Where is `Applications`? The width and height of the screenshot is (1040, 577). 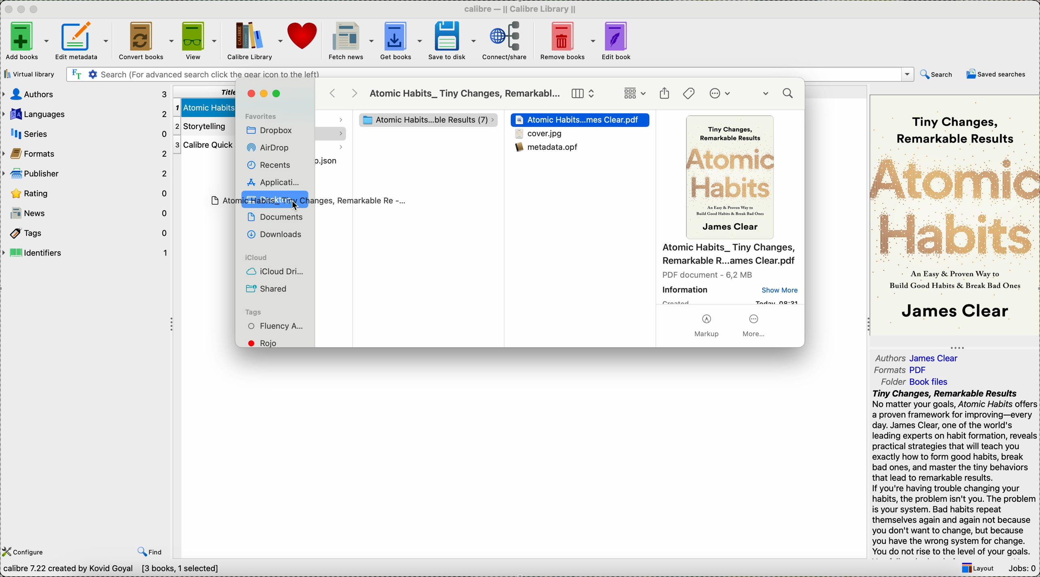 Applications is located at coordinates (272, 181).